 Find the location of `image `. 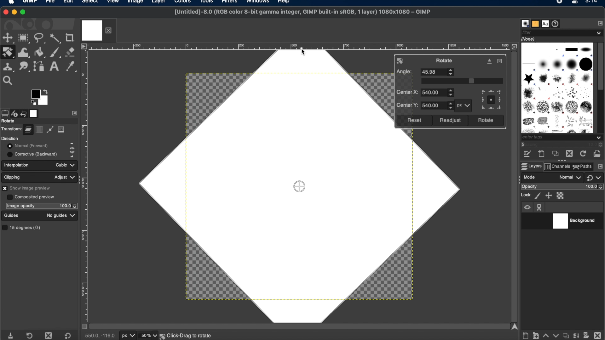

image  is located at coordinates (61, 130).